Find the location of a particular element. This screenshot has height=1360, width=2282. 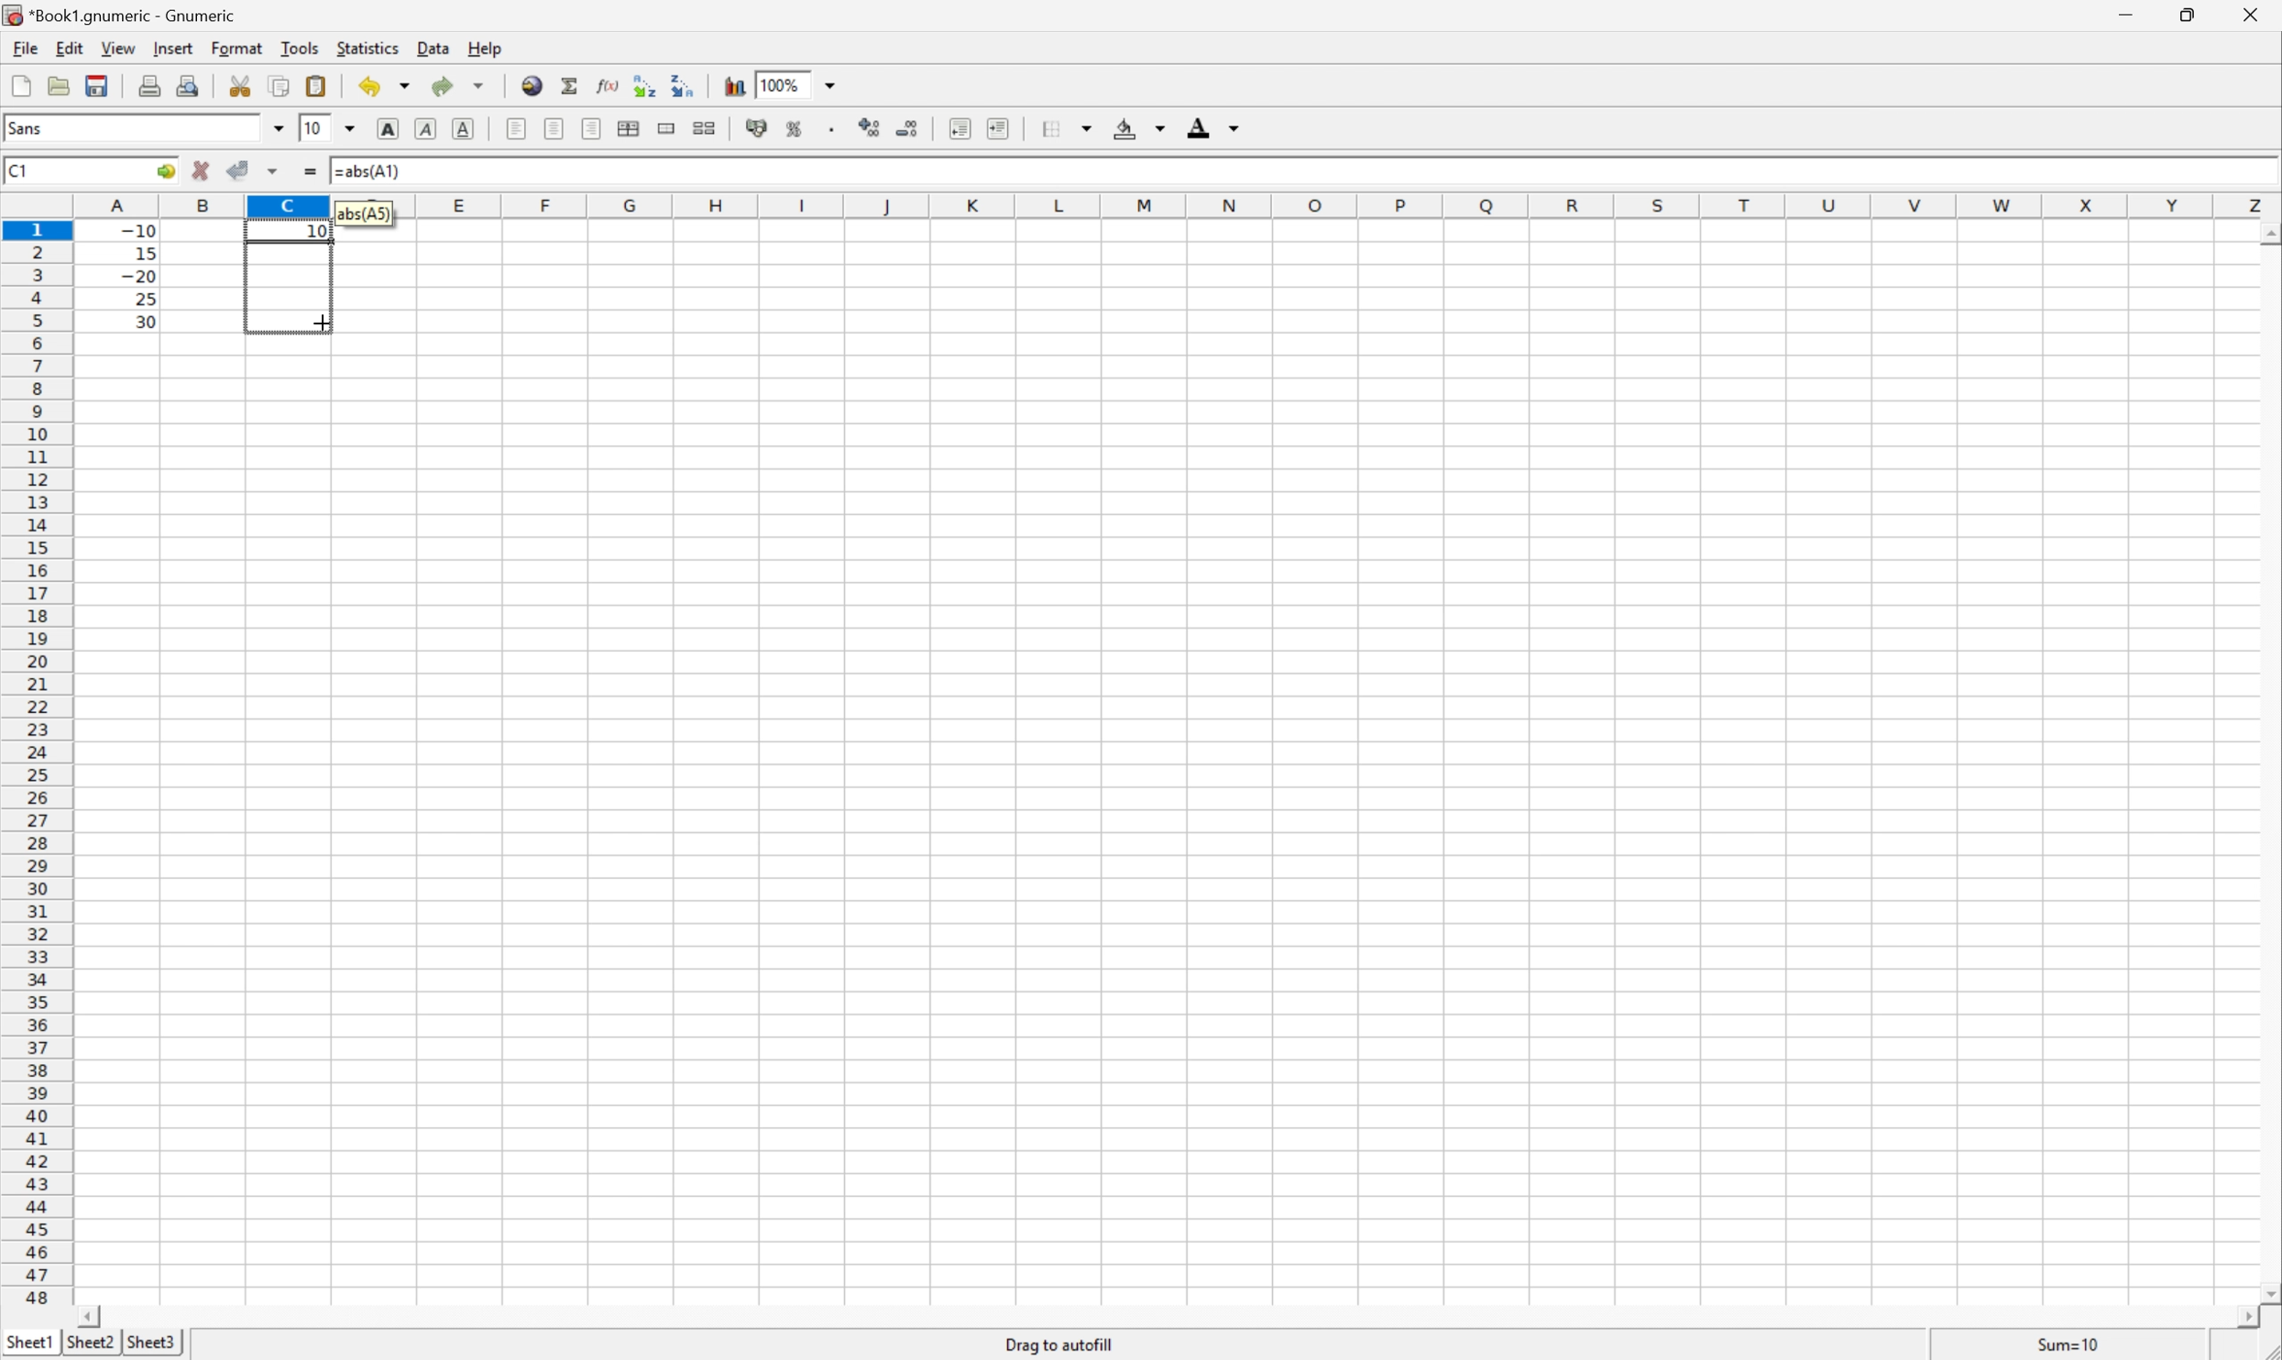

Print preview is located at coordinates (192, 83).